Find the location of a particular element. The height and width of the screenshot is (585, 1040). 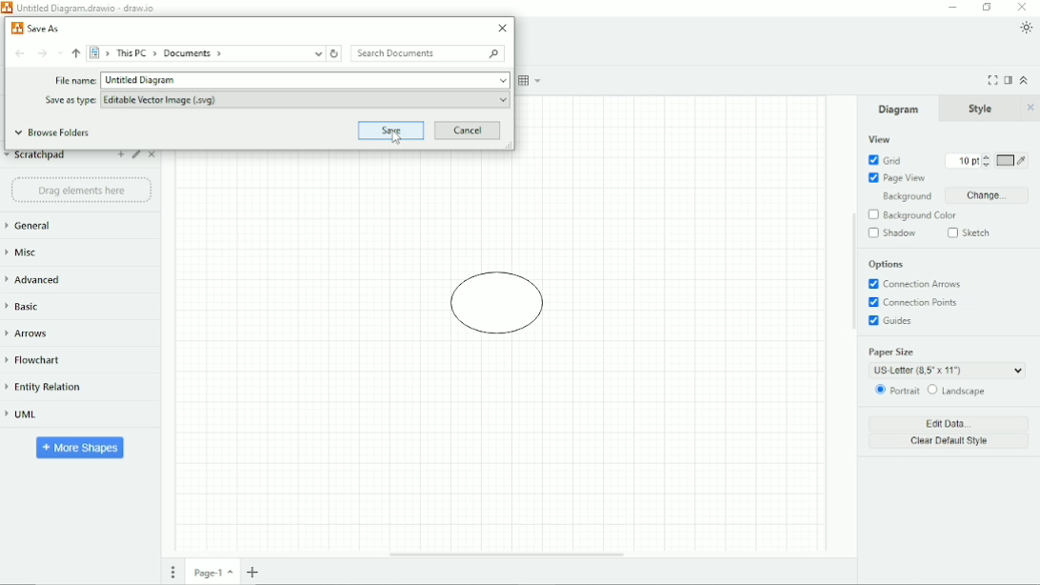

Drag element here is located at coordinates (81, 191).